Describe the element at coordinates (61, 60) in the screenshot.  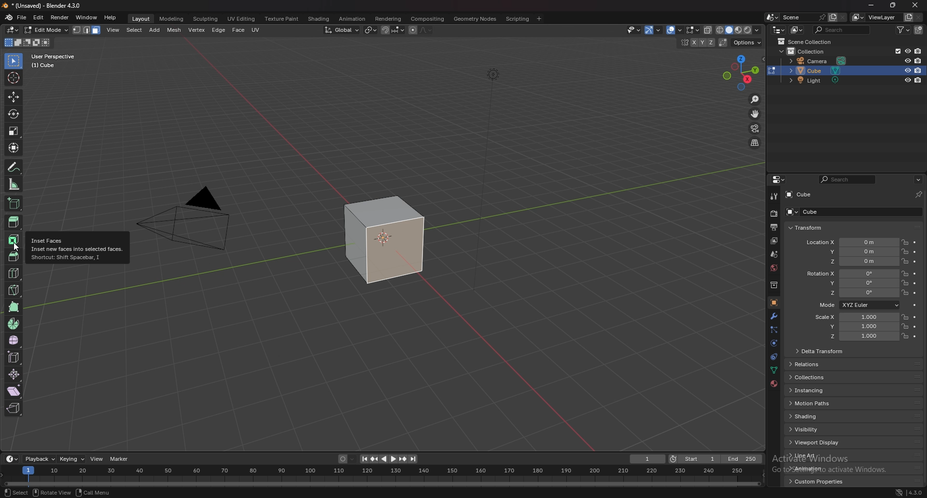
I see `info` at that location.